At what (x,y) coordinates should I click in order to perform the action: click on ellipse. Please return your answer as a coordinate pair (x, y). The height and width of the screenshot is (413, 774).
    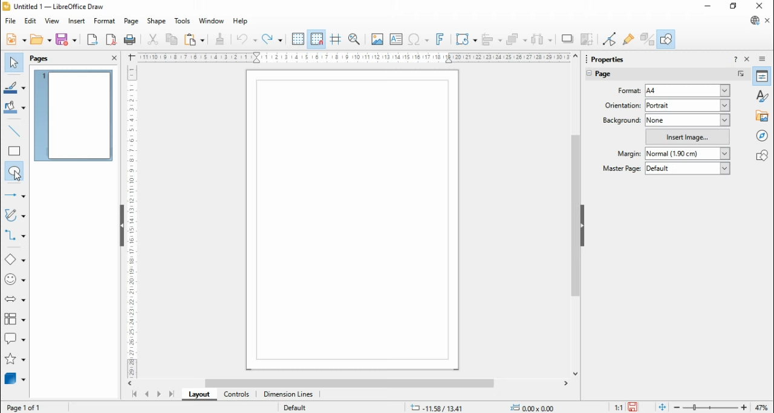
    Looking at the image, I should click on (15, 171).